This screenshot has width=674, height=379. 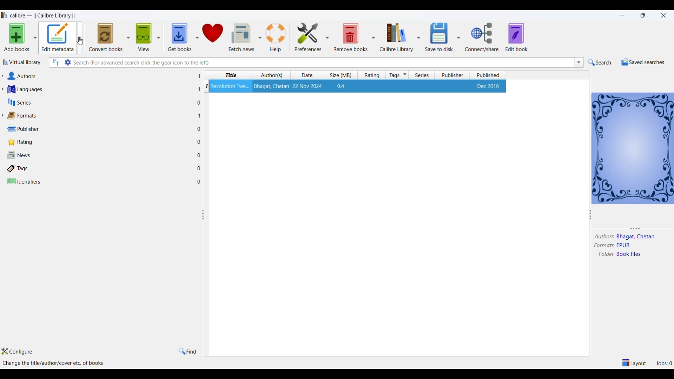 What do you see at coordinates (488, 75) in the screenshot?
I see `published` at bounding box center [488, 75].